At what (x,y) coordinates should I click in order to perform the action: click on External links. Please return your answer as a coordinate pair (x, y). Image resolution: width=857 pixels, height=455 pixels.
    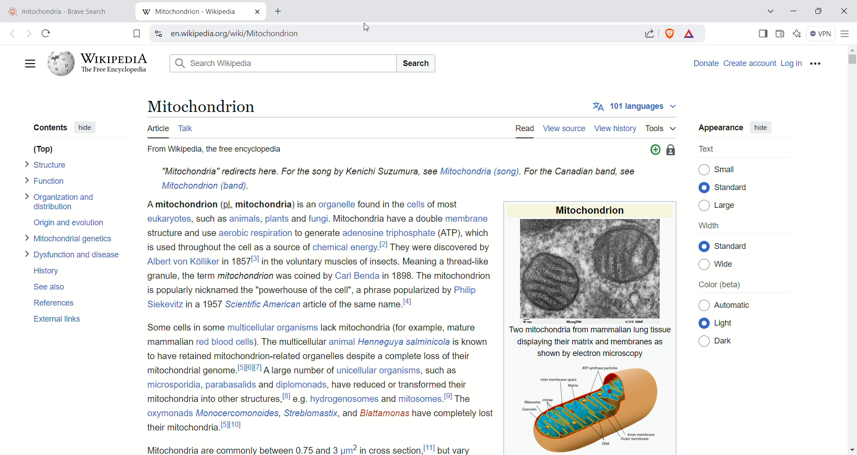
    Looking at the image, I should click on (59, 318).